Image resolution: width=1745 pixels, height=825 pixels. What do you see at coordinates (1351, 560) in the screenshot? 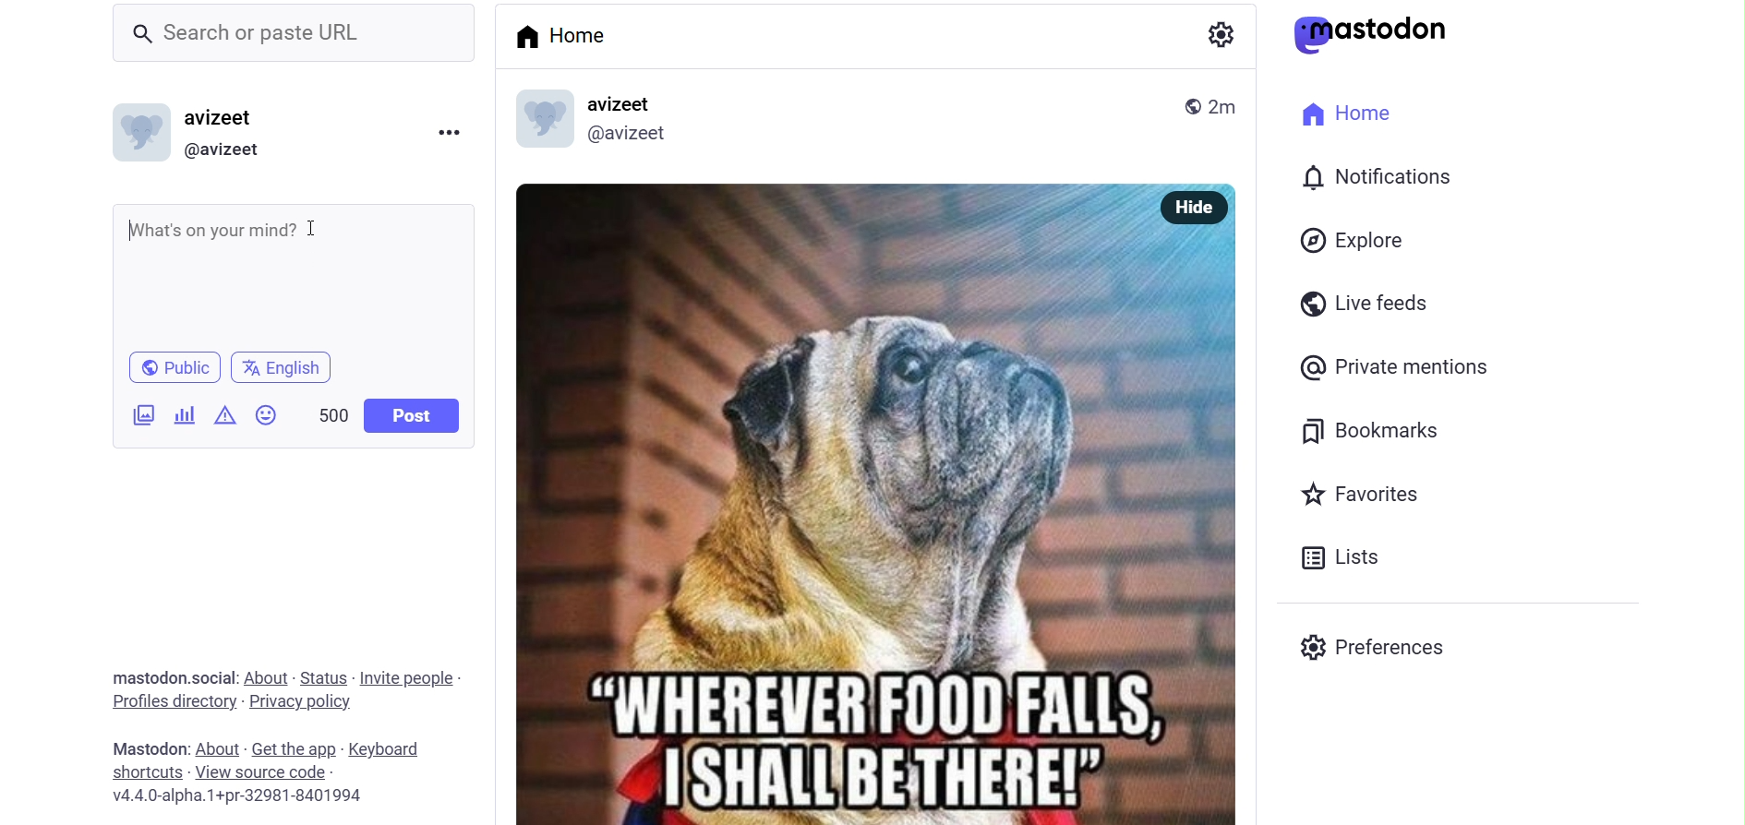
I see `list` at bounding box center [1351, 560].